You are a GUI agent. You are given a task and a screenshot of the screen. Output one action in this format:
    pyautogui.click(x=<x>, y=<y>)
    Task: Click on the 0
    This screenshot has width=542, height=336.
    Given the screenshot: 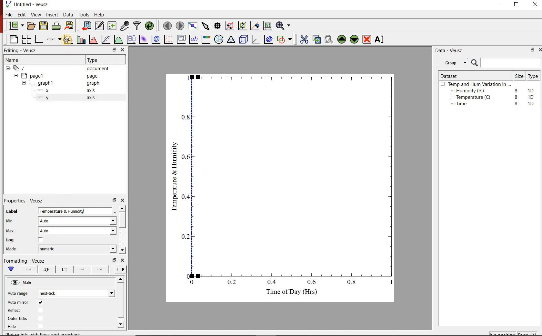 What is the action you would take?
    pyautogui.click(x=192, y=282)
    